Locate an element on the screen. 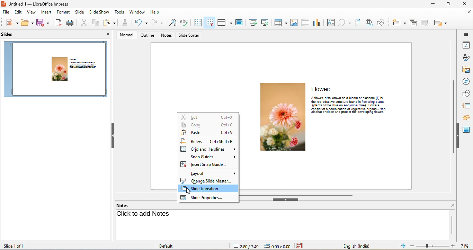 Image resolution: width=473 pixels, height=250 pixels. gallery is located at coordinates (467, 69).